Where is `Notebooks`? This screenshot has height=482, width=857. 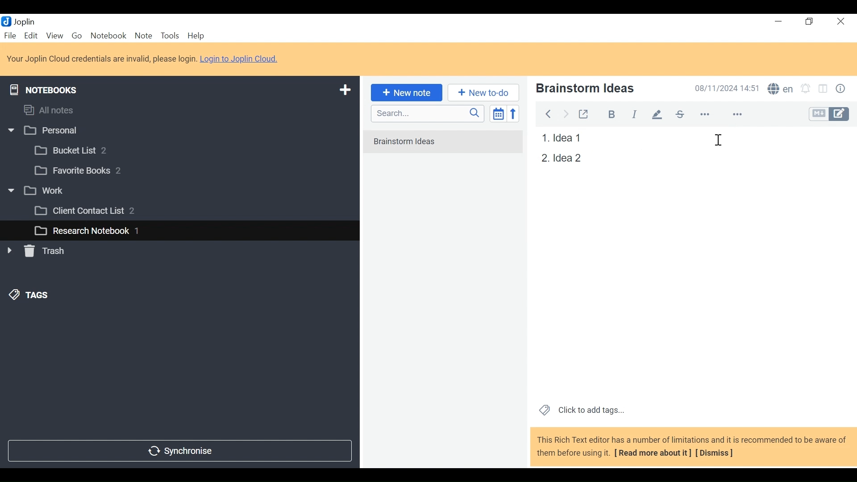
Notebooks is located at coordinates (50, 88).